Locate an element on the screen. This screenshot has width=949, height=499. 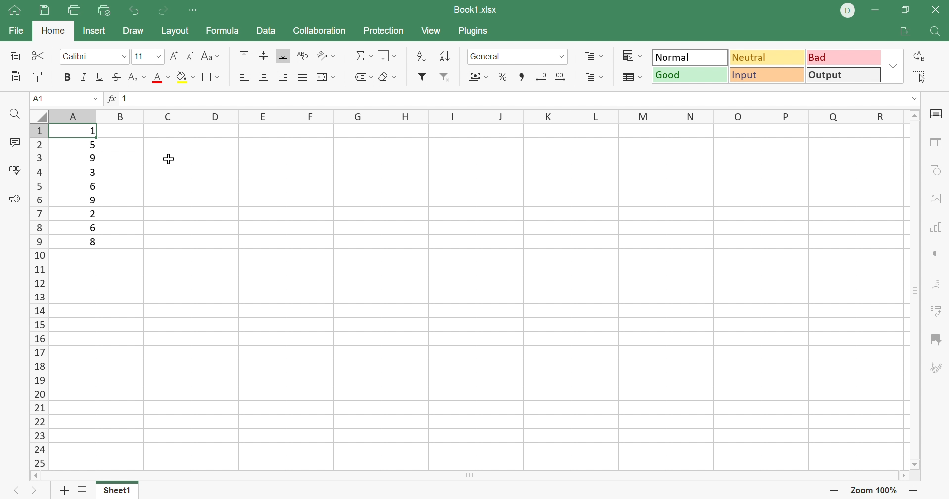
Delete cells is located at coordinates (595, 77).